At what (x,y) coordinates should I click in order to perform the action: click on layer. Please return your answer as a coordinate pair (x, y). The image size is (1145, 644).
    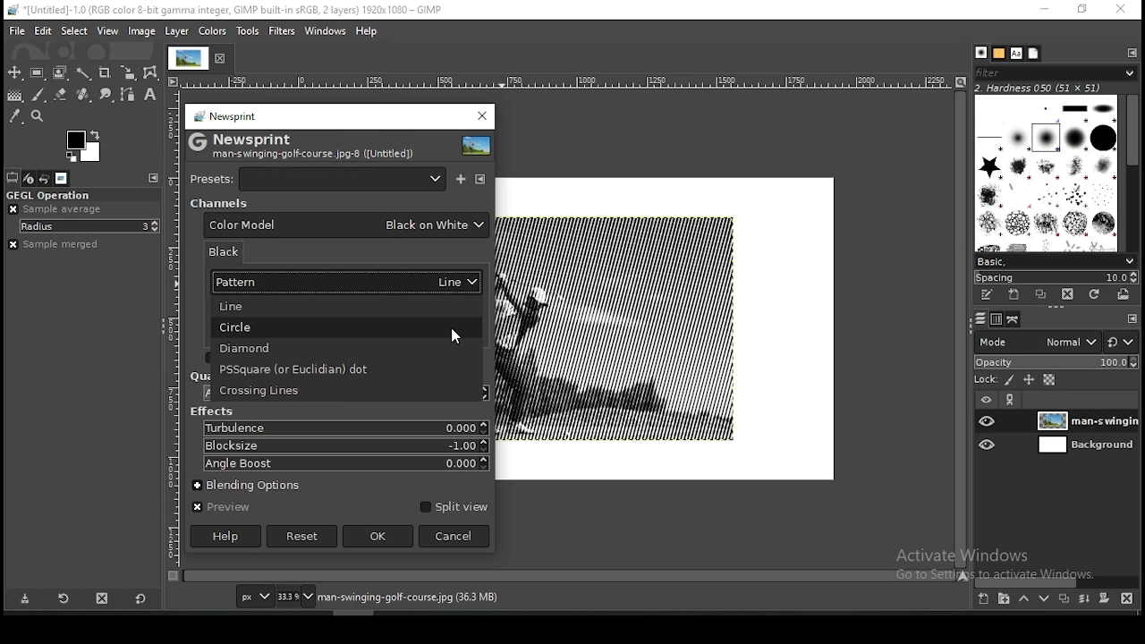
    Looking at the image, I should click on (179, 32).